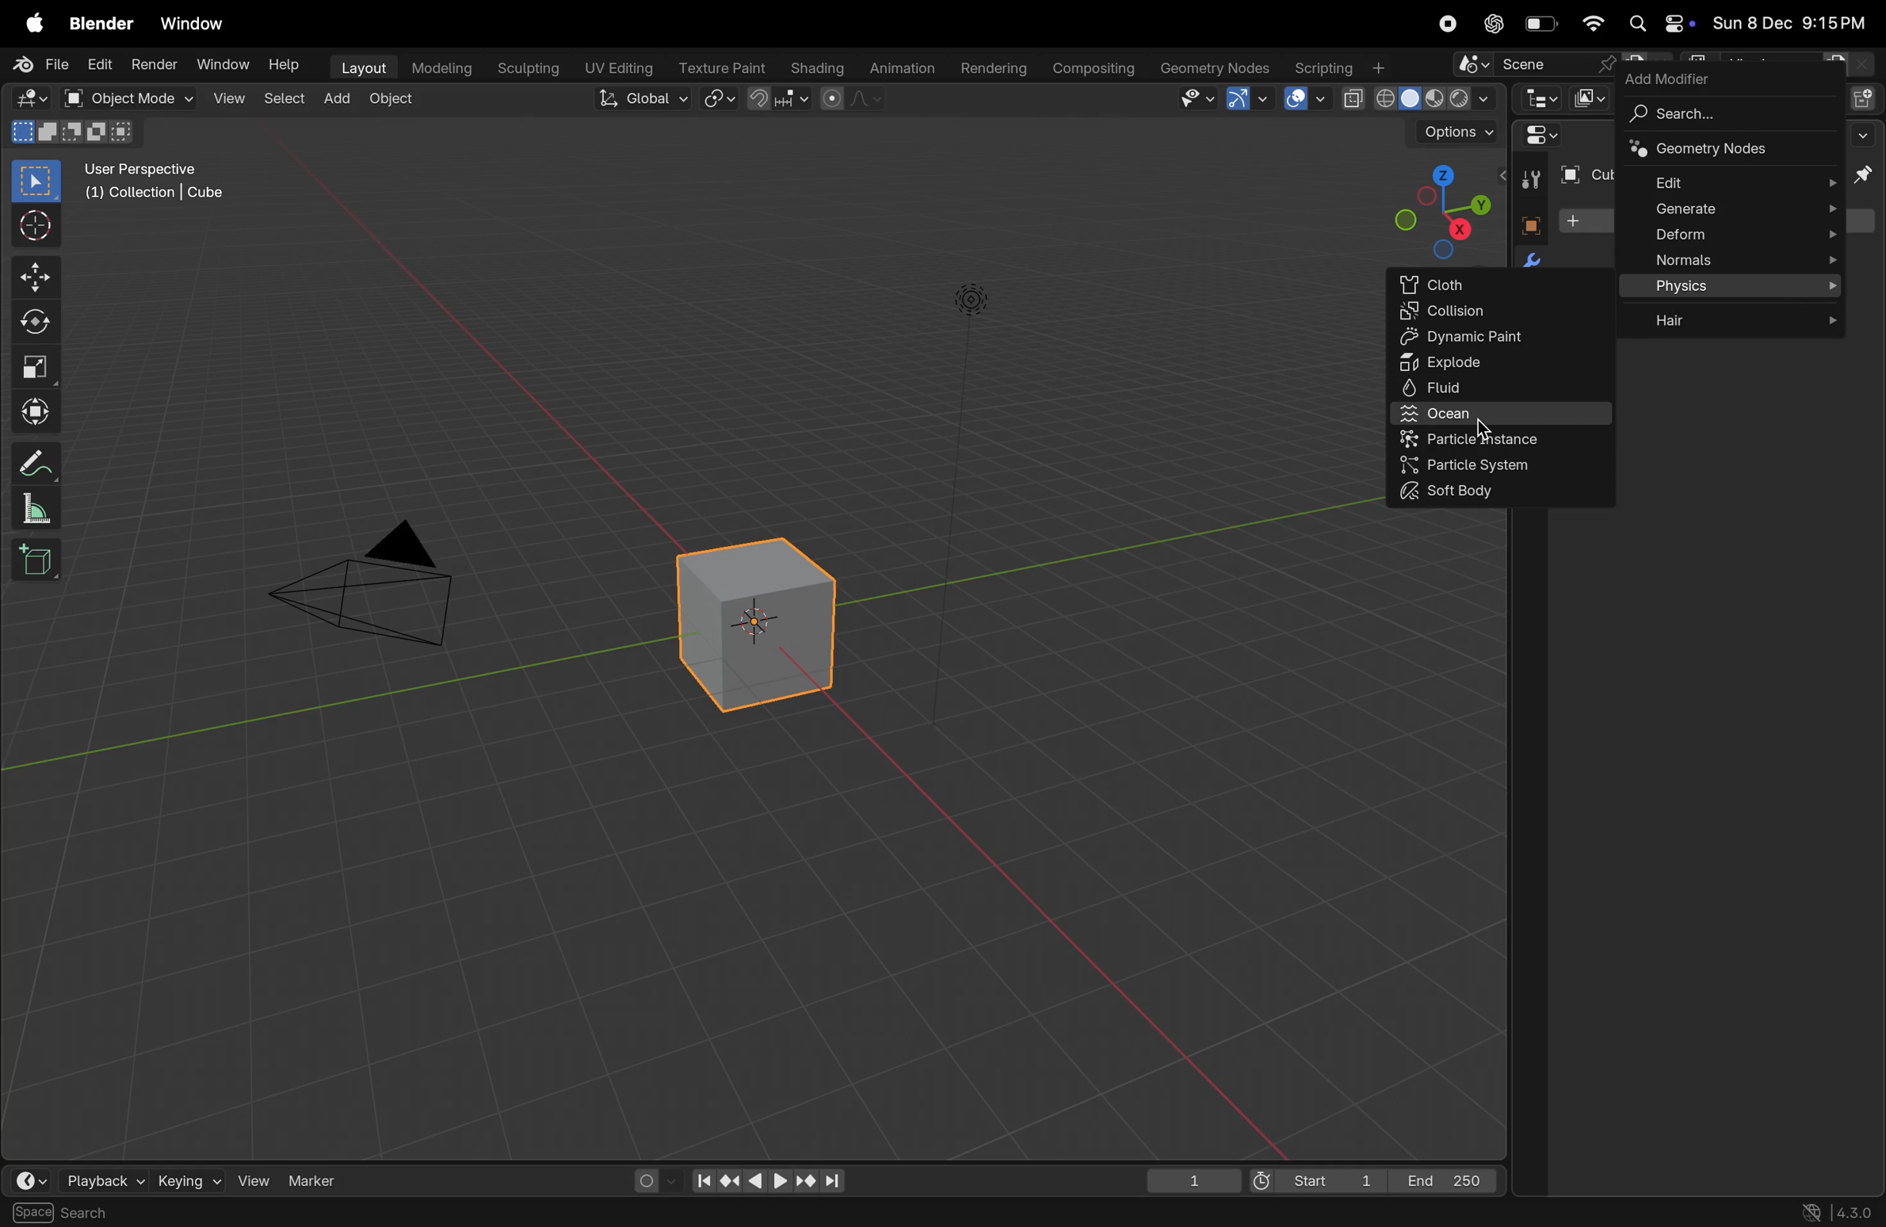 Image resolution: width=1886 pixels, height=1227 pixels. What do you see at coordinates (1501, 282) in the screenshot?
I see `cloth` at bounding box center [1501, 282].